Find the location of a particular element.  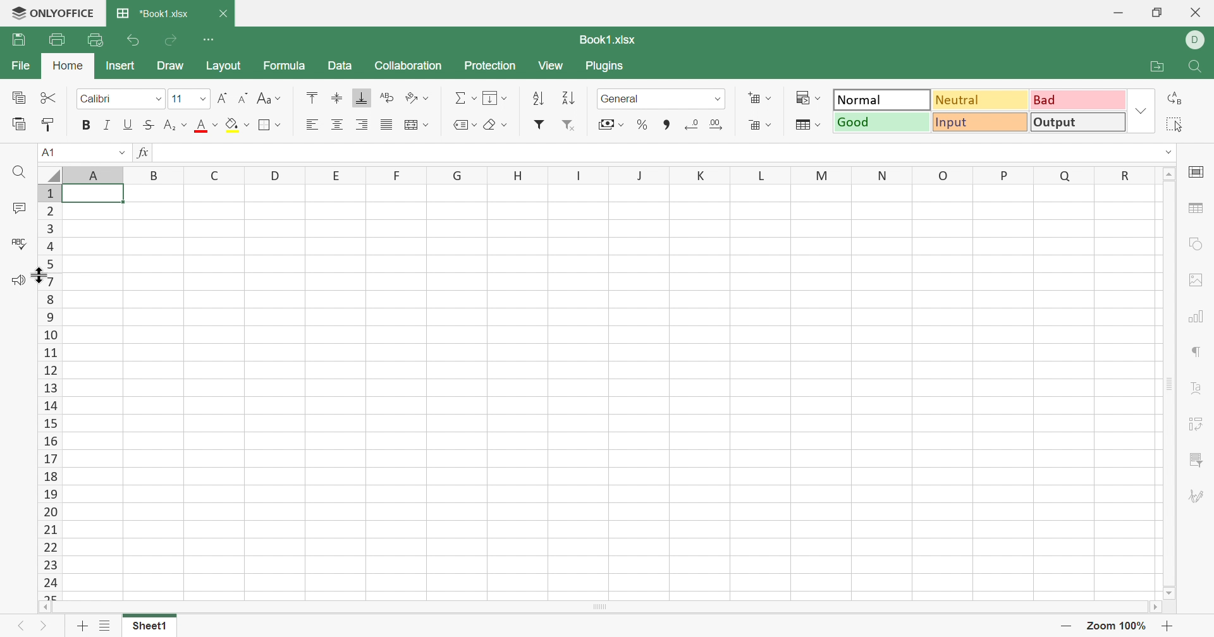

Copy is located at coordinates (21, 98).